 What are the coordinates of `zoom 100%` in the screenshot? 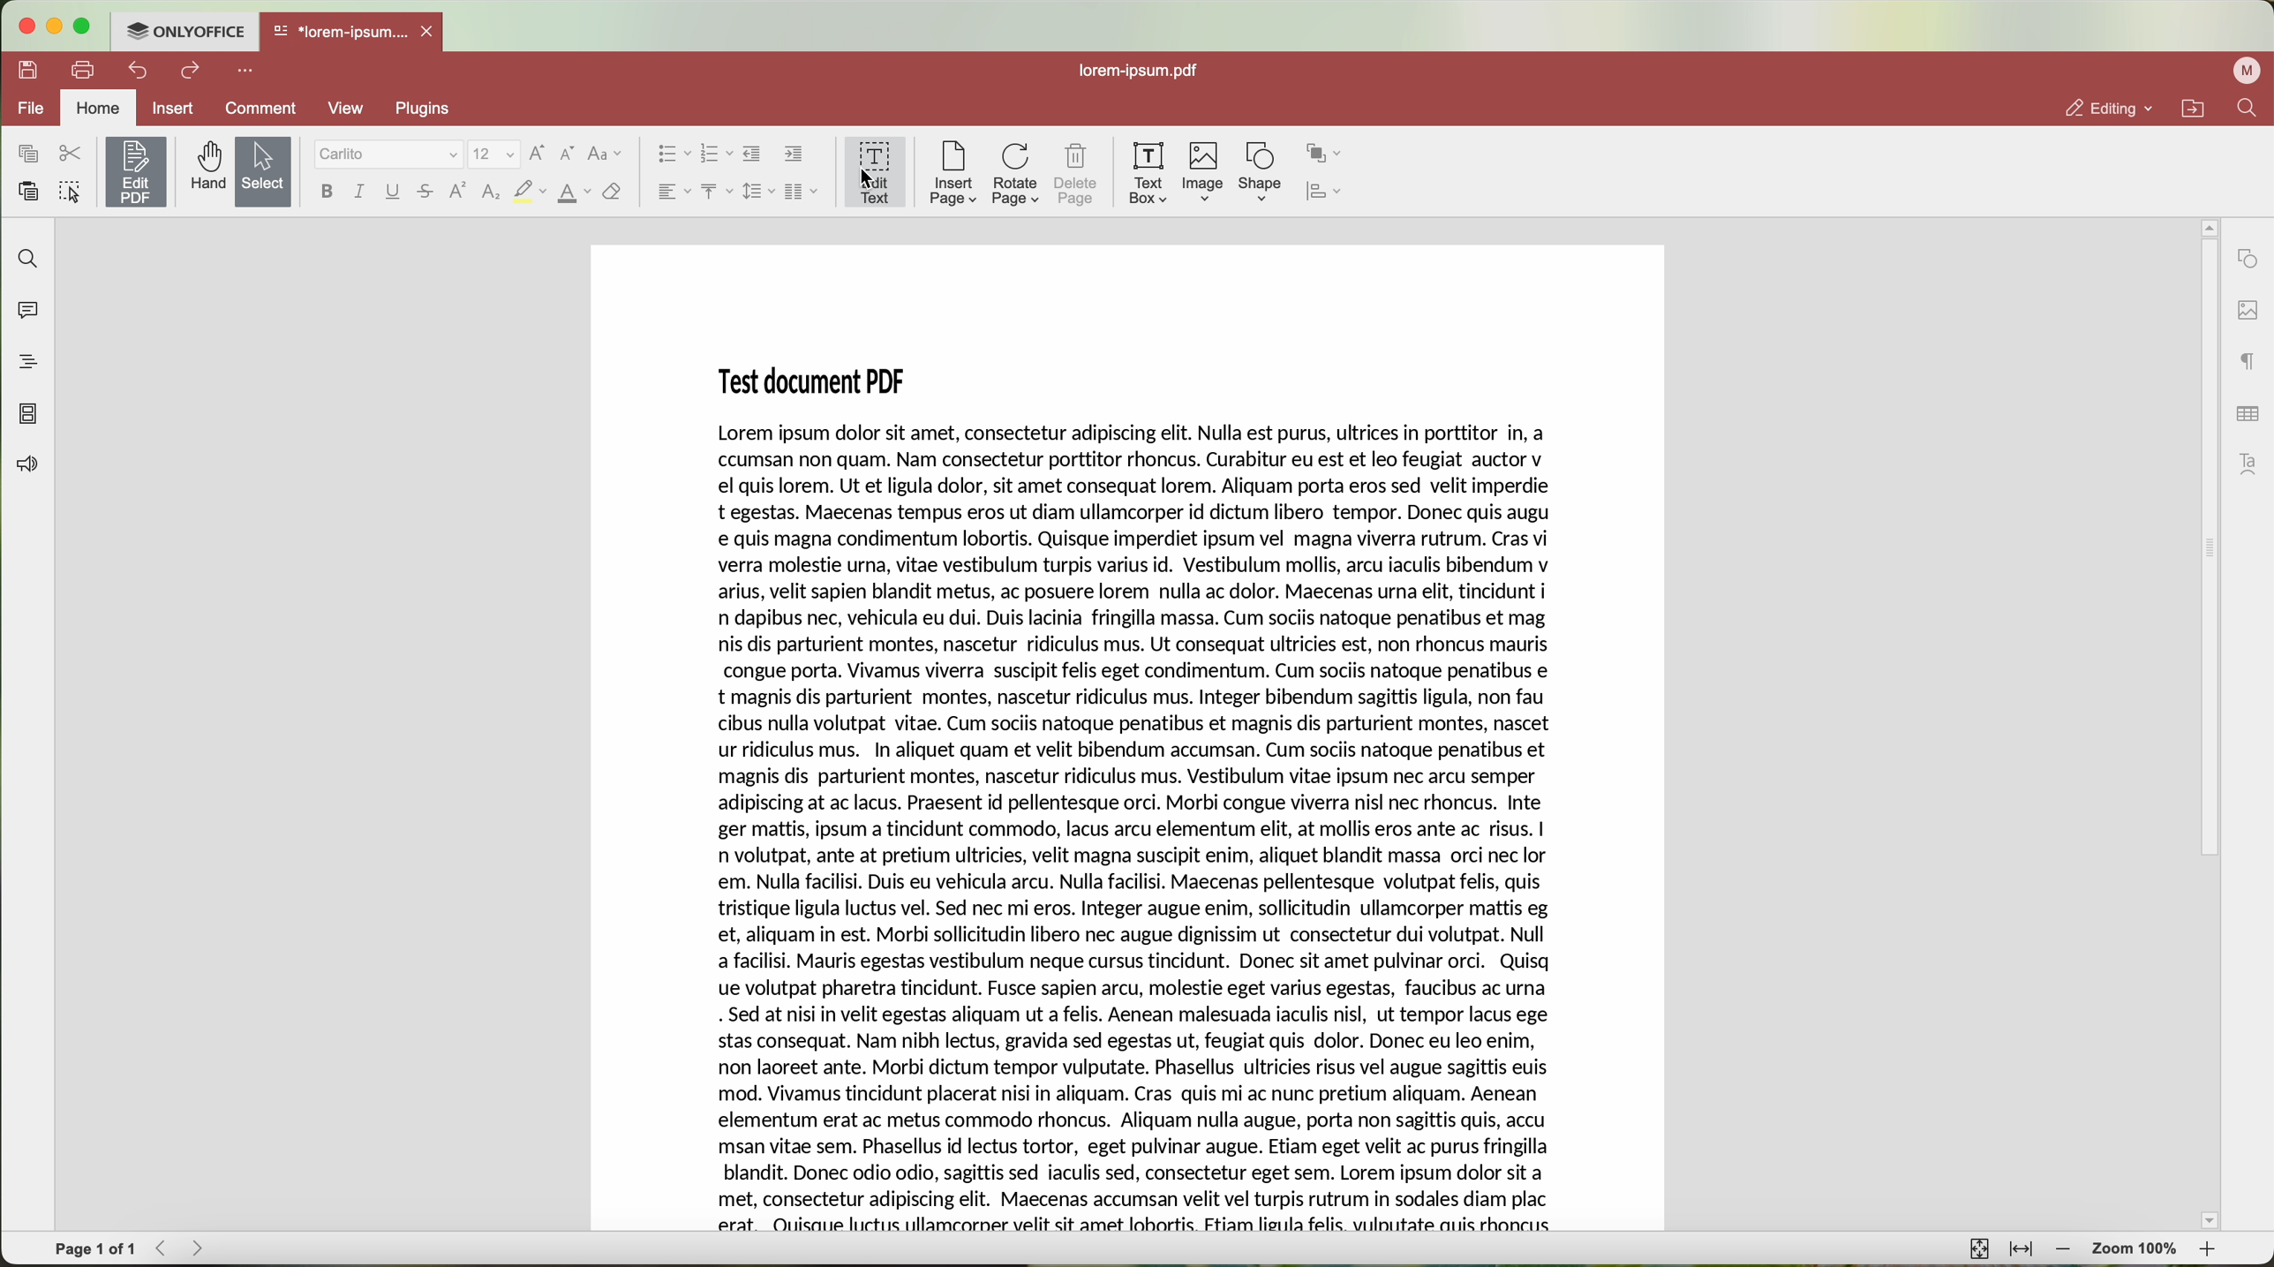 It's located at (2137, 1249).